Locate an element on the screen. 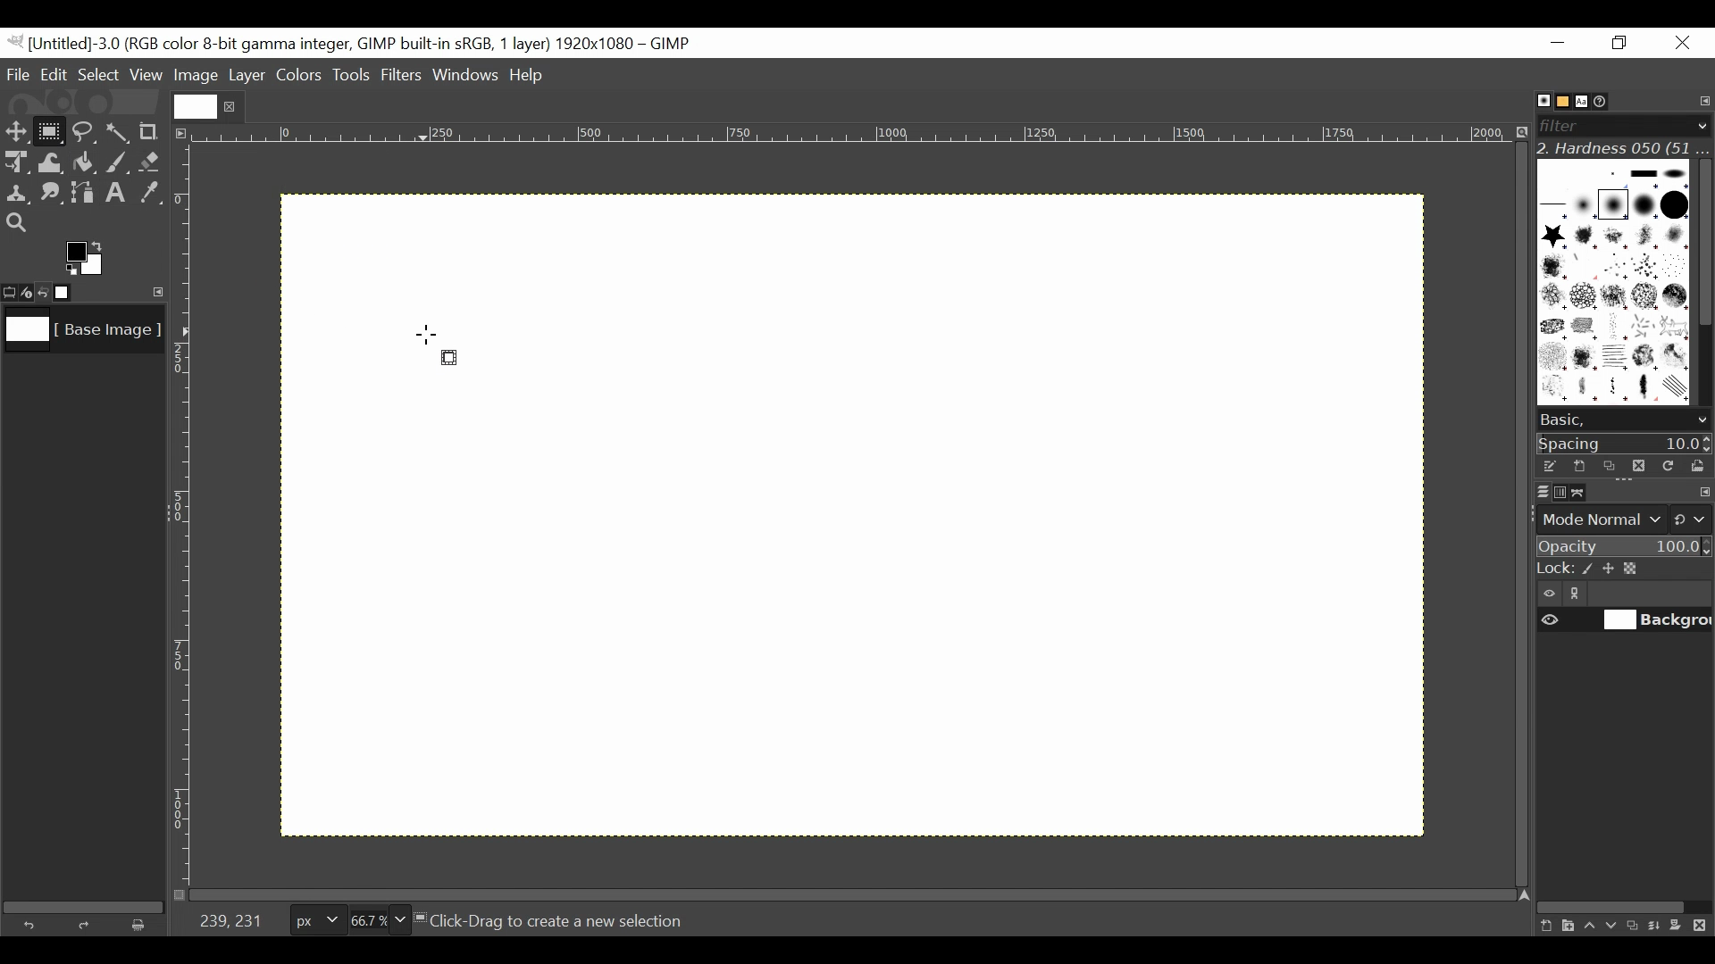 This screenshot has height=964, width=1715. Create a new layer is located at coordinates (1567, 926).